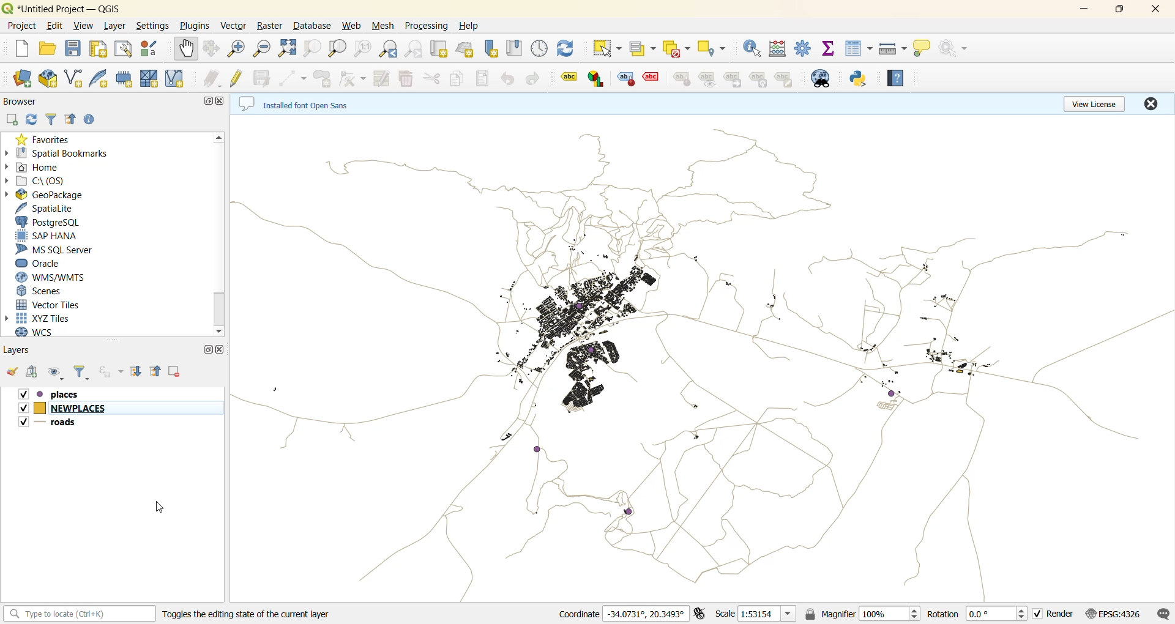 The image size is (1175, 624). I want to click on vertex tool, so click(355, 78).